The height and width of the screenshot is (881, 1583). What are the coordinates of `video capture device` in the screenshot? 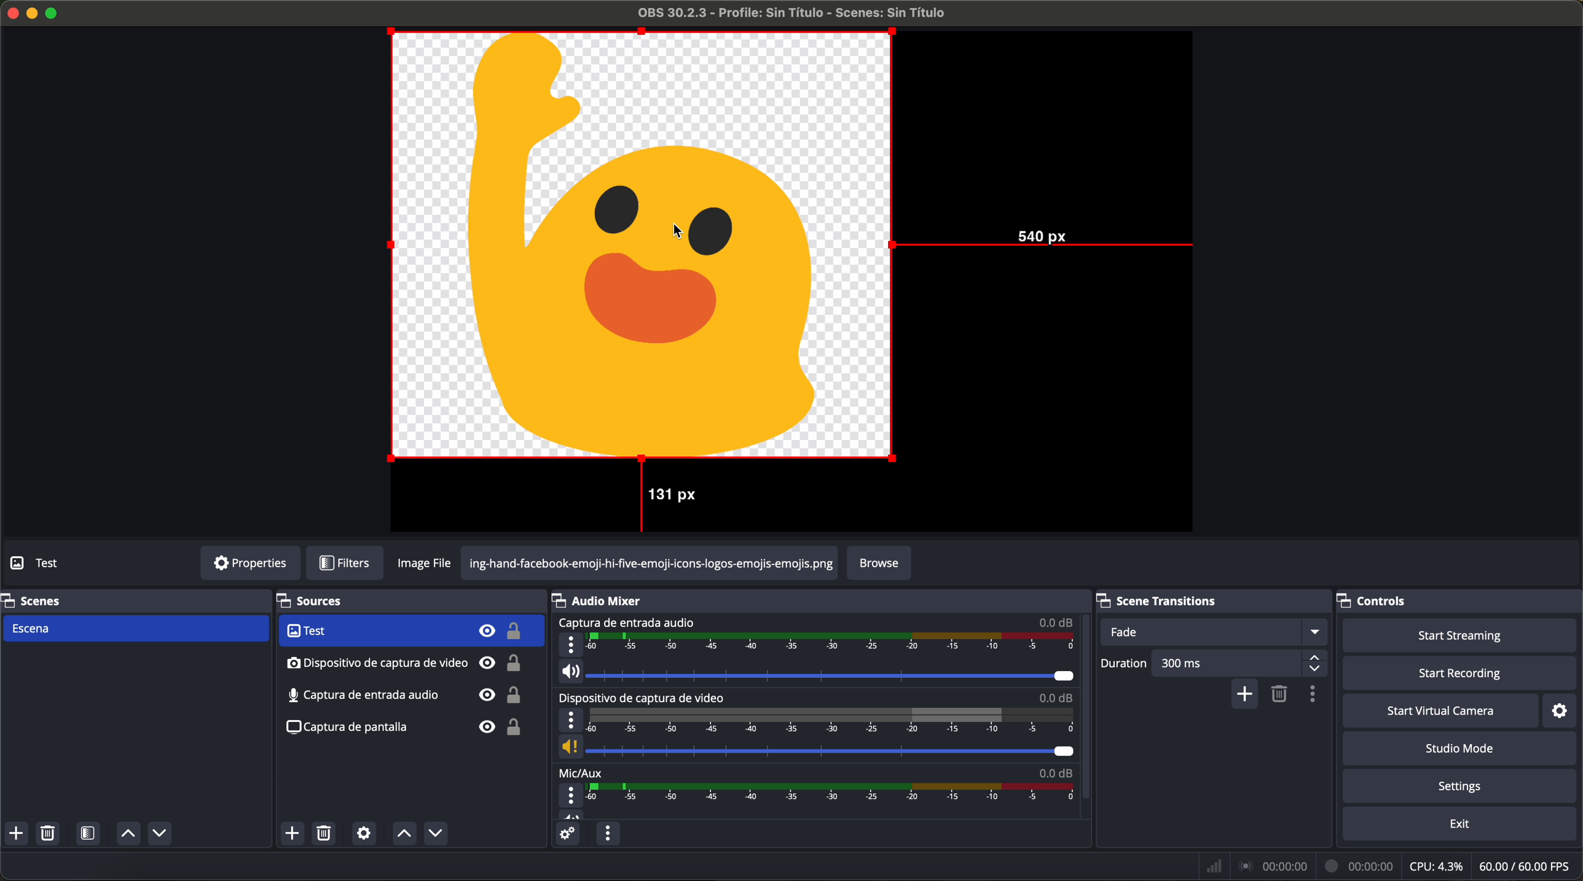 It's located at (410, 631).